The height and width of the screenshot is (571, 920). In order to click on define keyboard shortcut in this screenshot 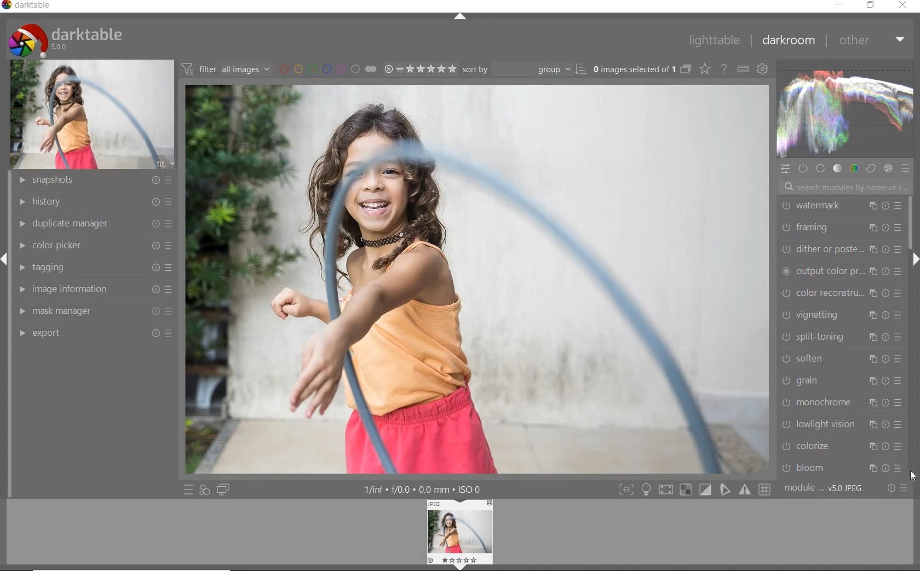, I will do `click(743, 69)`.